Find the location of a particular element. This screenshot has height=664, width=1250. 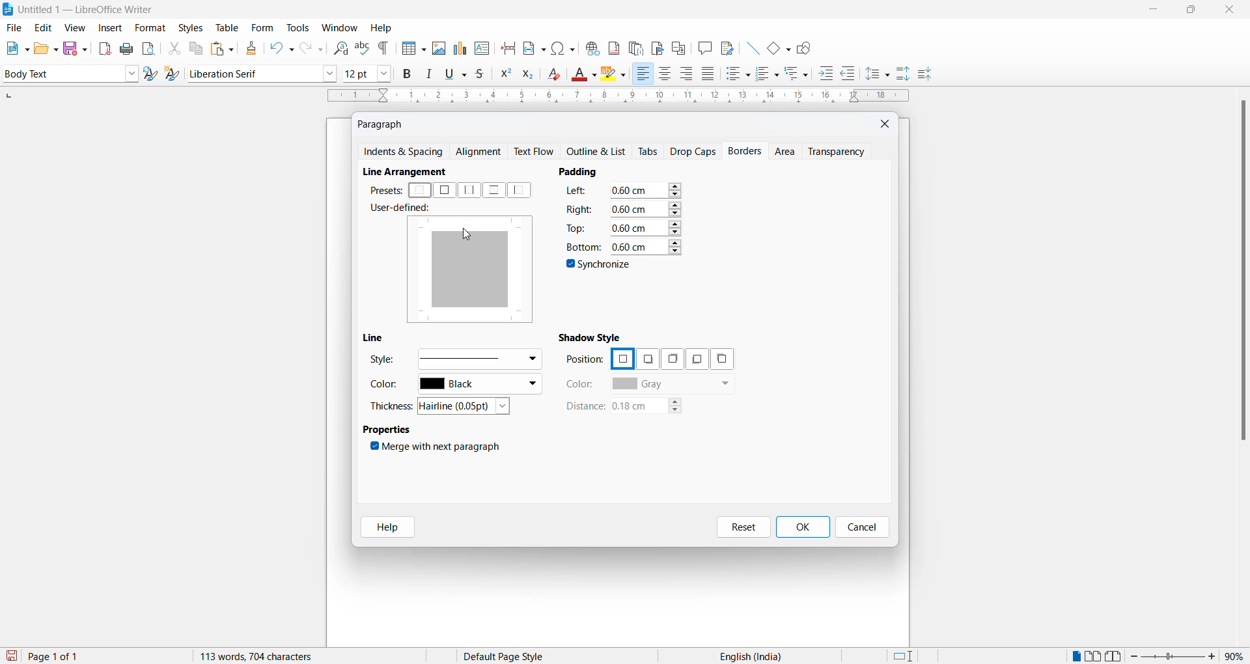

area is located at coordinates (786, 152).